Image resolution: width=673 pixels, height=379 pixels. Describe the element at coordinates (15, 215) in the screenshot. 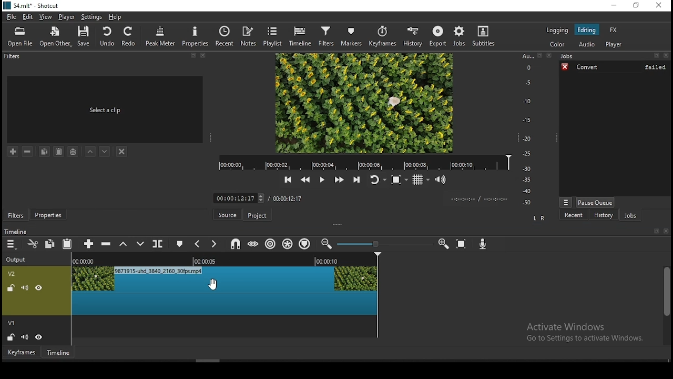

I see `filters` at that location.